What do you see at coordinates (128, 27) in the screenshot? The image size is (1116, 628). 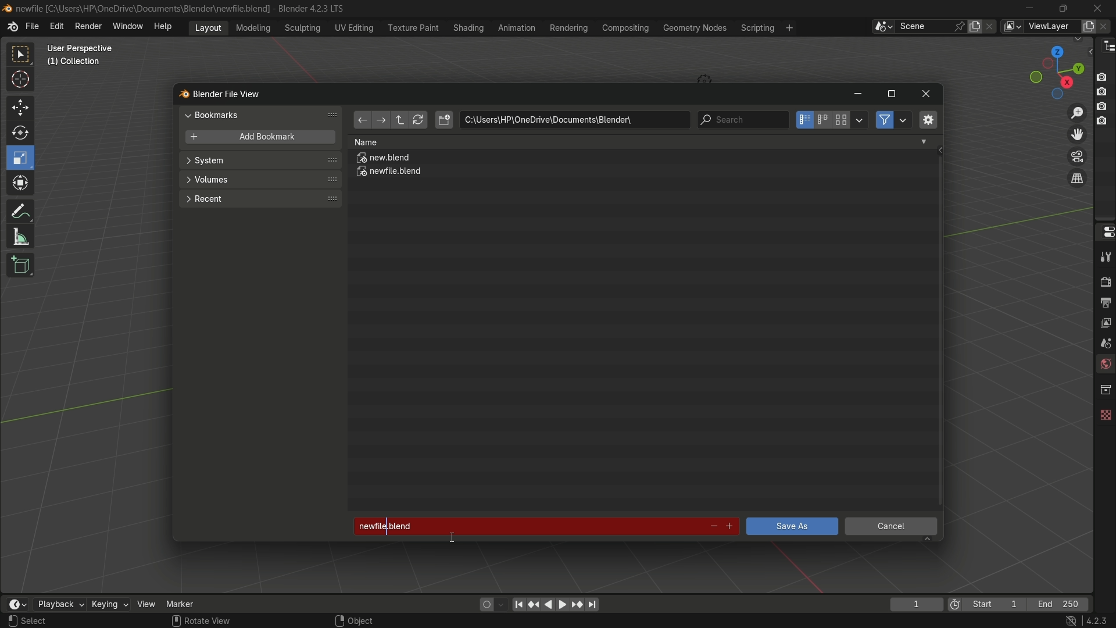 I see `window menu` at bounding box center [128, 27].